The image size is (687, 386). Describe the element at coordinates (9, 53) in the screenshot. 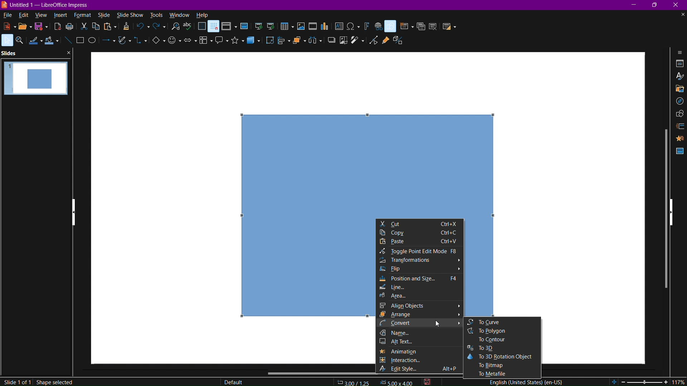

I see `Slides` at that location.